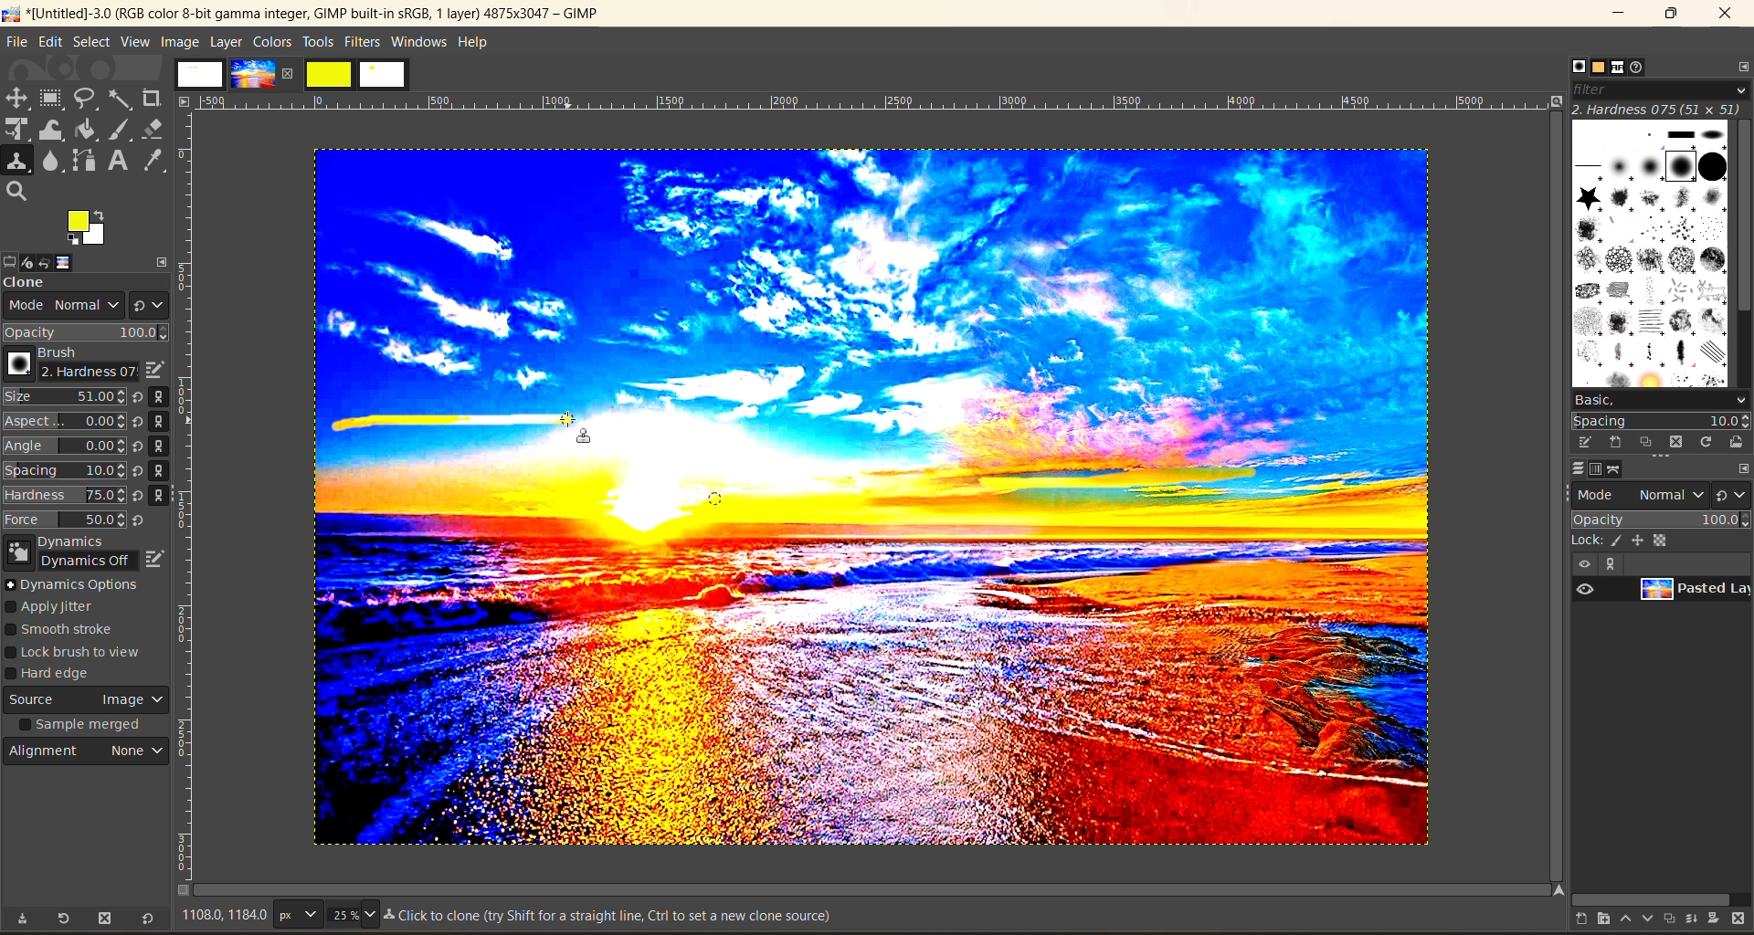 The height and width of the screenshot is (935, 1754). Describe the element at coordinates (153, 129) in the screenshot. I see `erase` at that location.